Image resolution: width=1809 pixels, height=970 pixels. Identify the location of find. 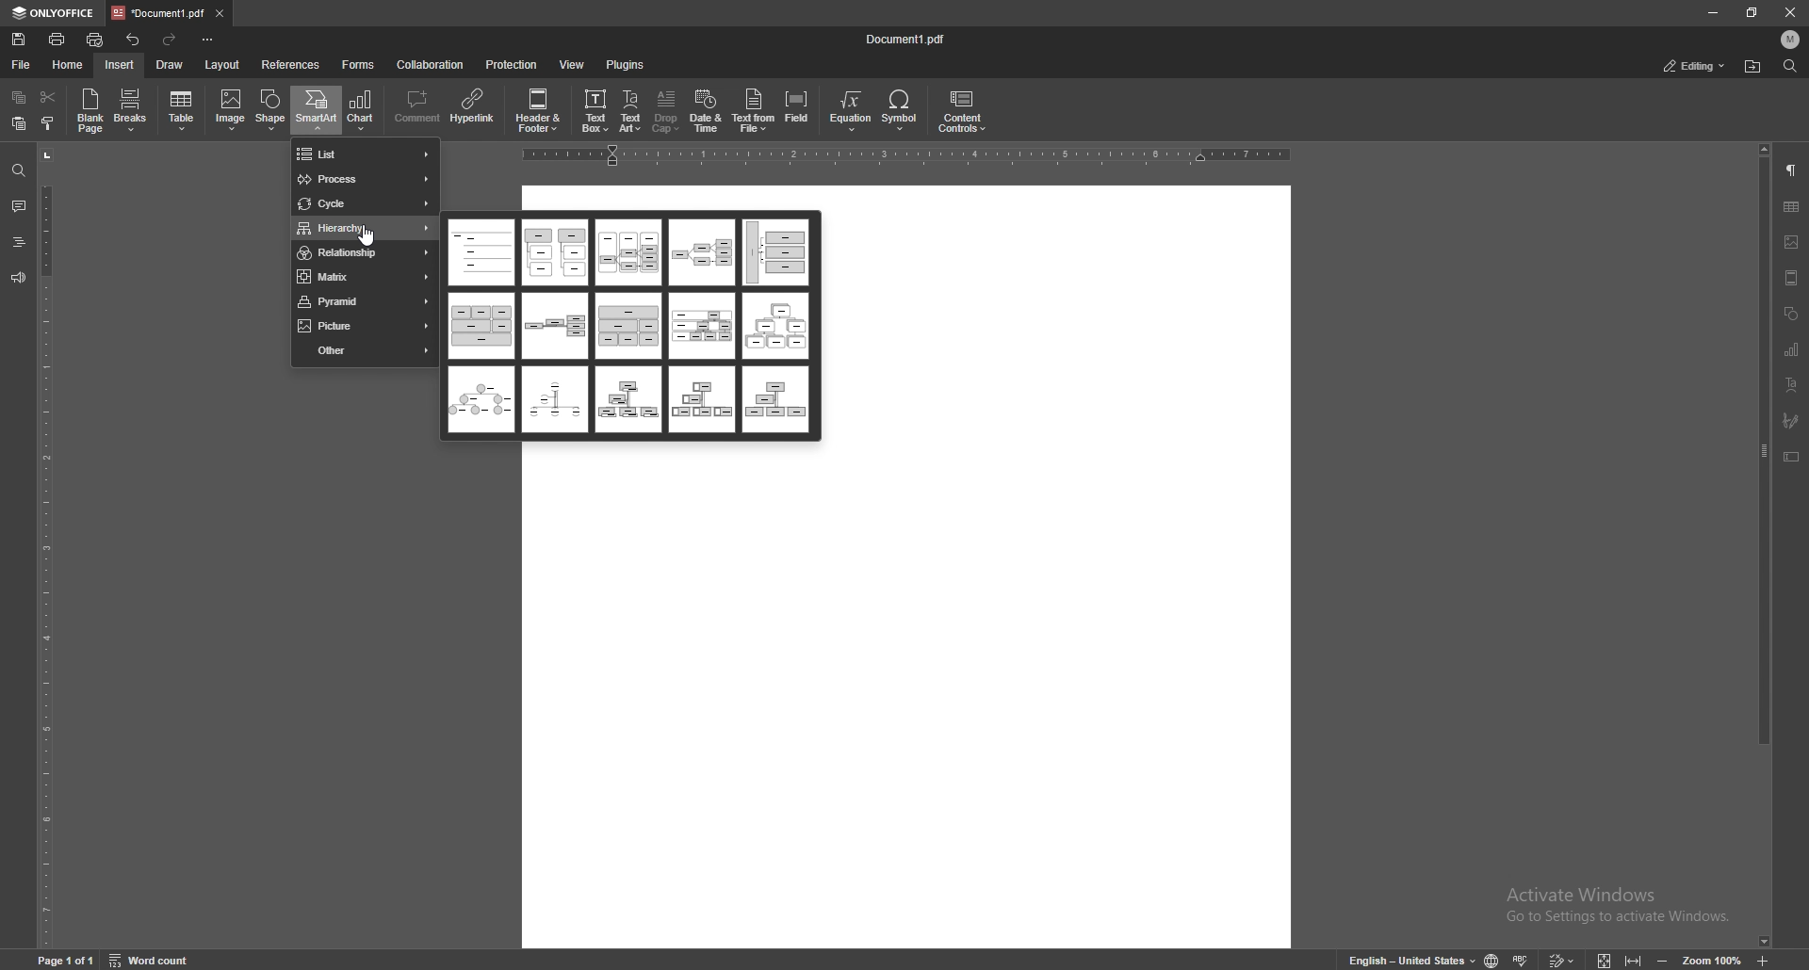
(19, 171).